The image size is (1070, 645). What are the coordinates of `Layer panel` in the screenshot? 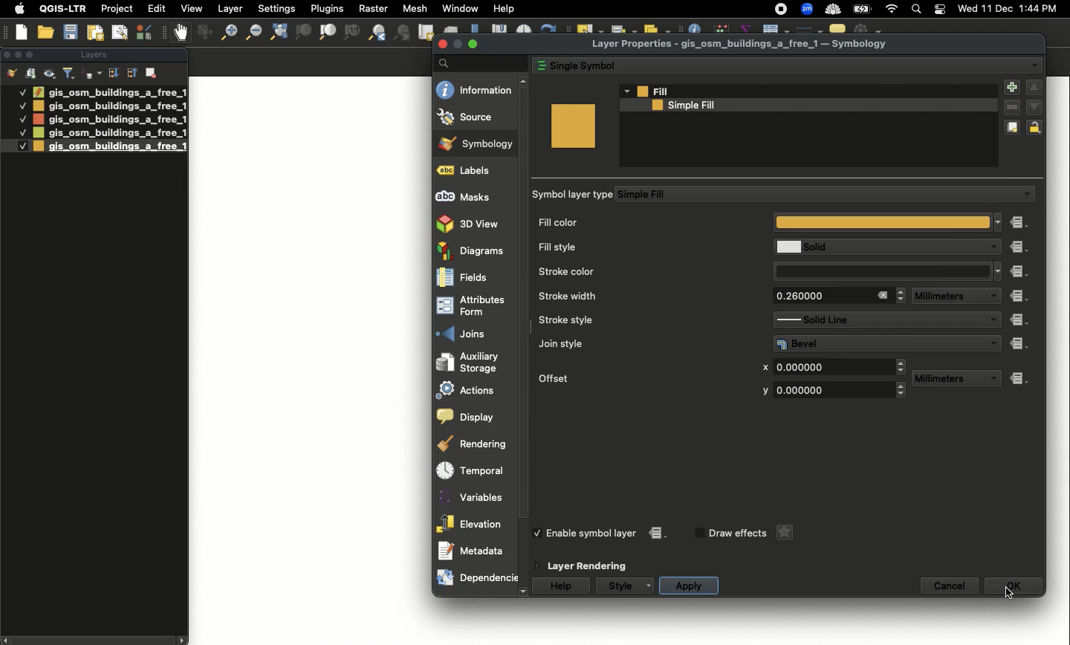 It's located at (92, 56).